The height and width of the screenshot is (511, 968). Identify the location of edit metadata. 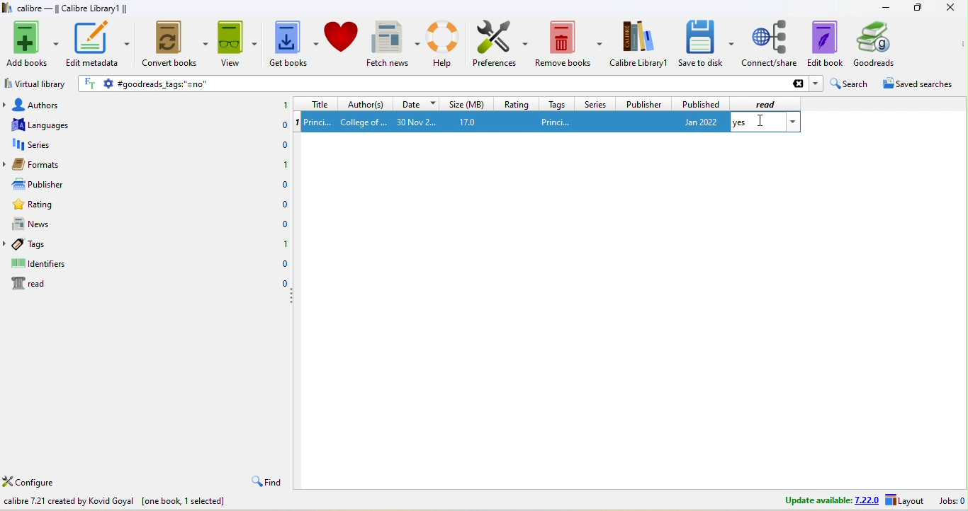
(98, 45).